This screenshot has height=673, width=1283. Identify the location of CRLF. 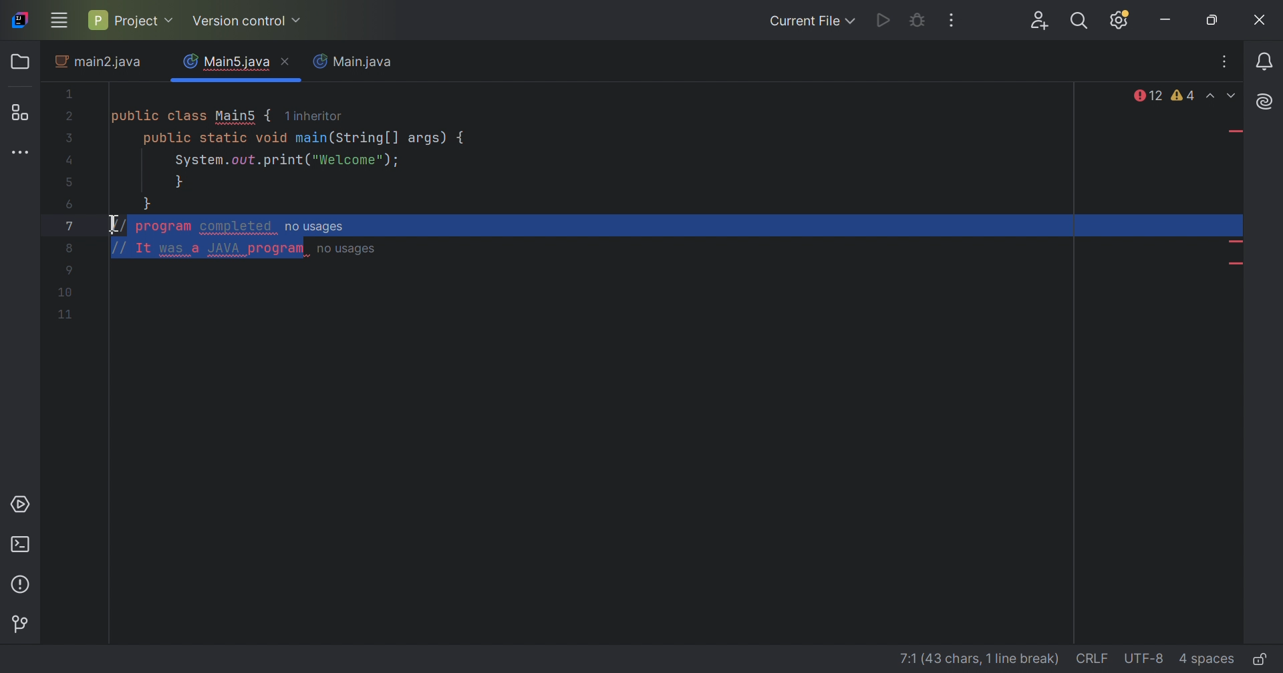
(1089, 659).